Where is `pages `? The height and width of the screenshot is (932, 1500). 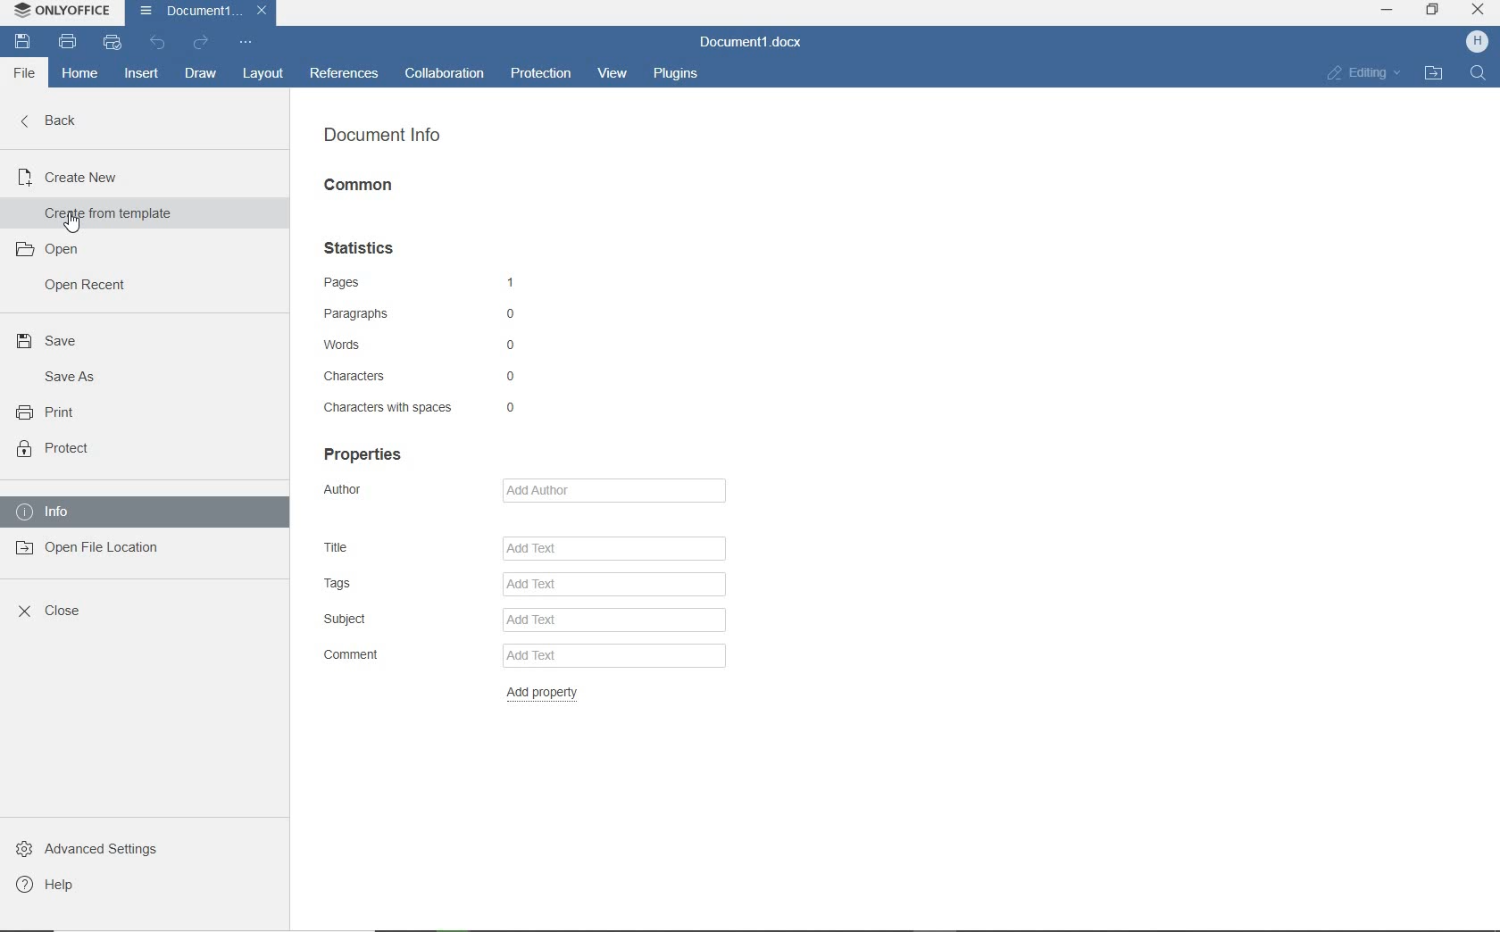
pages  is located at coordinates (429, 282).